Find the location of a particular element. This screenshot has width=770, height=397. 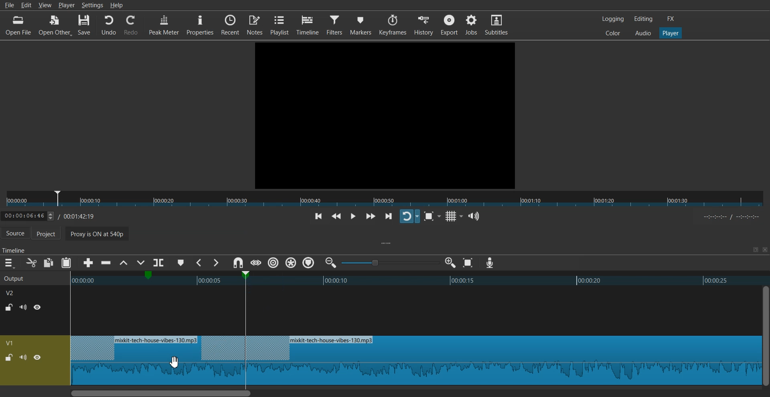

Ripple delete is located at coordinates (106, 263).